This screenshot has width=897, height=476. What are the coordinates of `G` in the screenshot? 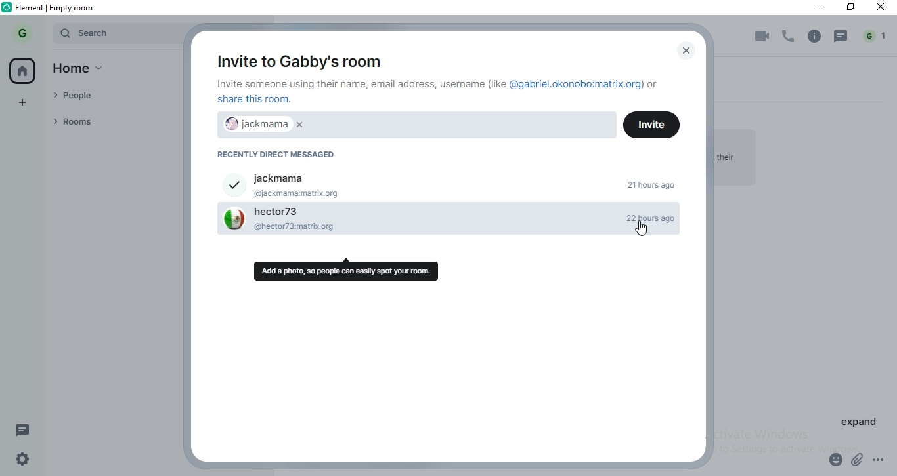 It's located at (24, 33).